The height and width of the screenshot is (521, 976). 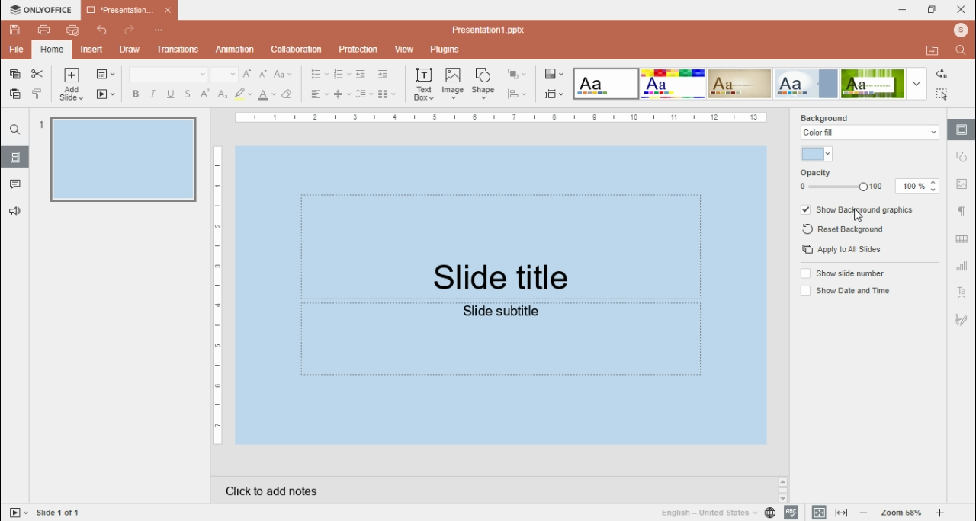 What do you see at coordinates (554, 94) in the screenshot?
I see `select slide size` at bounding box center [554, 94].